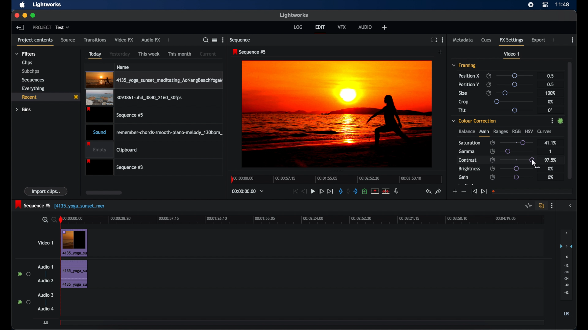  Describe the element at coordinates (551, 160) in the screenshot. I see `97.5%` at that location.